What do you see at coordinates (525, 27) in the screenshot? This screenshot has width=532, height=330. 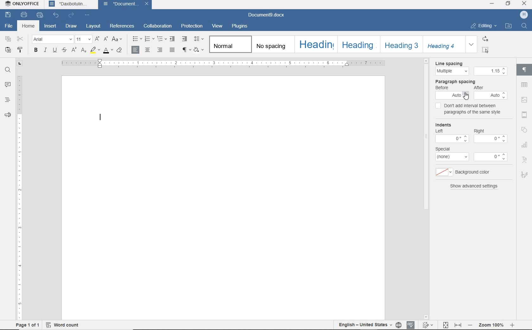 I see `FIND` at bounding box center [525, 27].